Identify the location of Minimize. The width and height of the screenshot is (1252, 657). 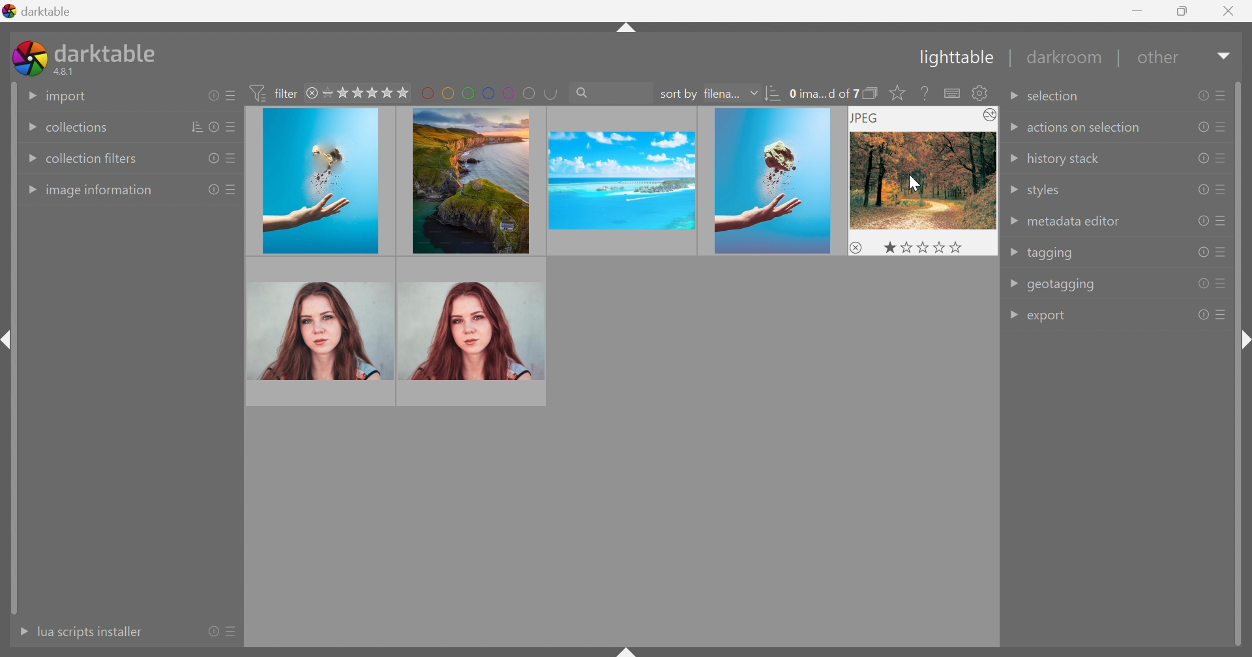
(1140, 10).